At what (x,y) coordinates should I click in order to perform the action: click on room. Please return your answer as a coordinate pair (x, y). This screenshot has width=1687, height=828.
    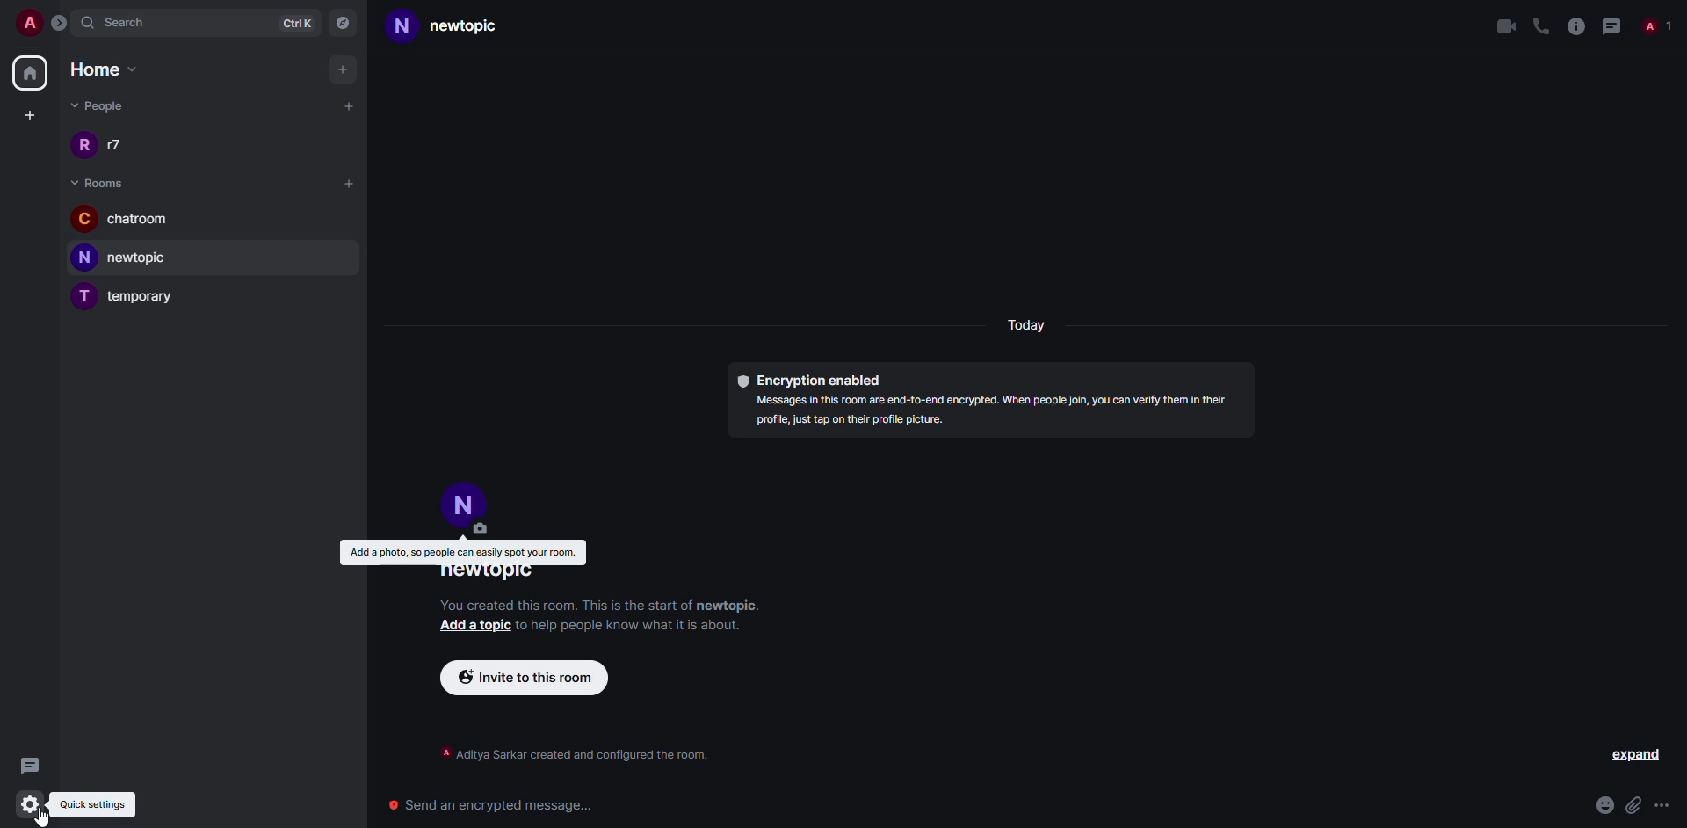
    Looking at the image, I should click on (490, 574).